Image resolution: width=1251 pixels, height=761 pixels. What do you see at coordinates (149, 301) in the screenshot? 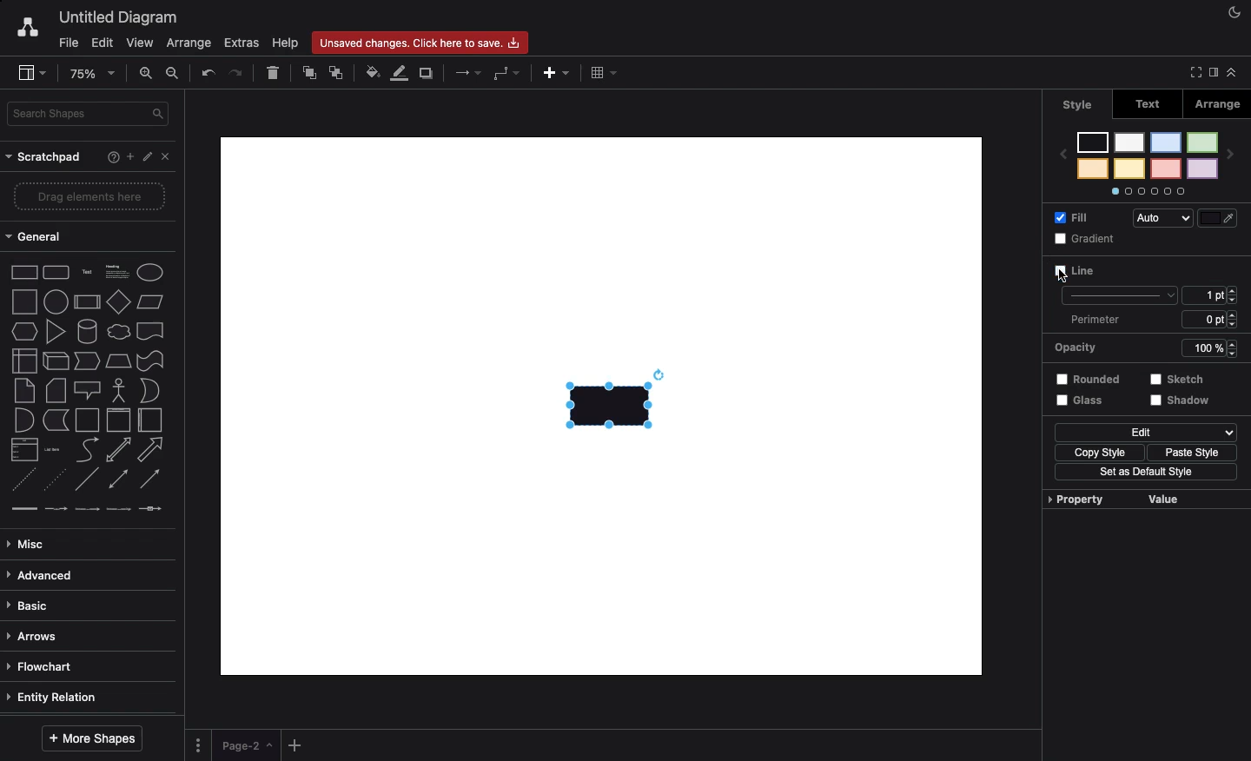
I see `Parallelogram` at bounding box center [149, 301].